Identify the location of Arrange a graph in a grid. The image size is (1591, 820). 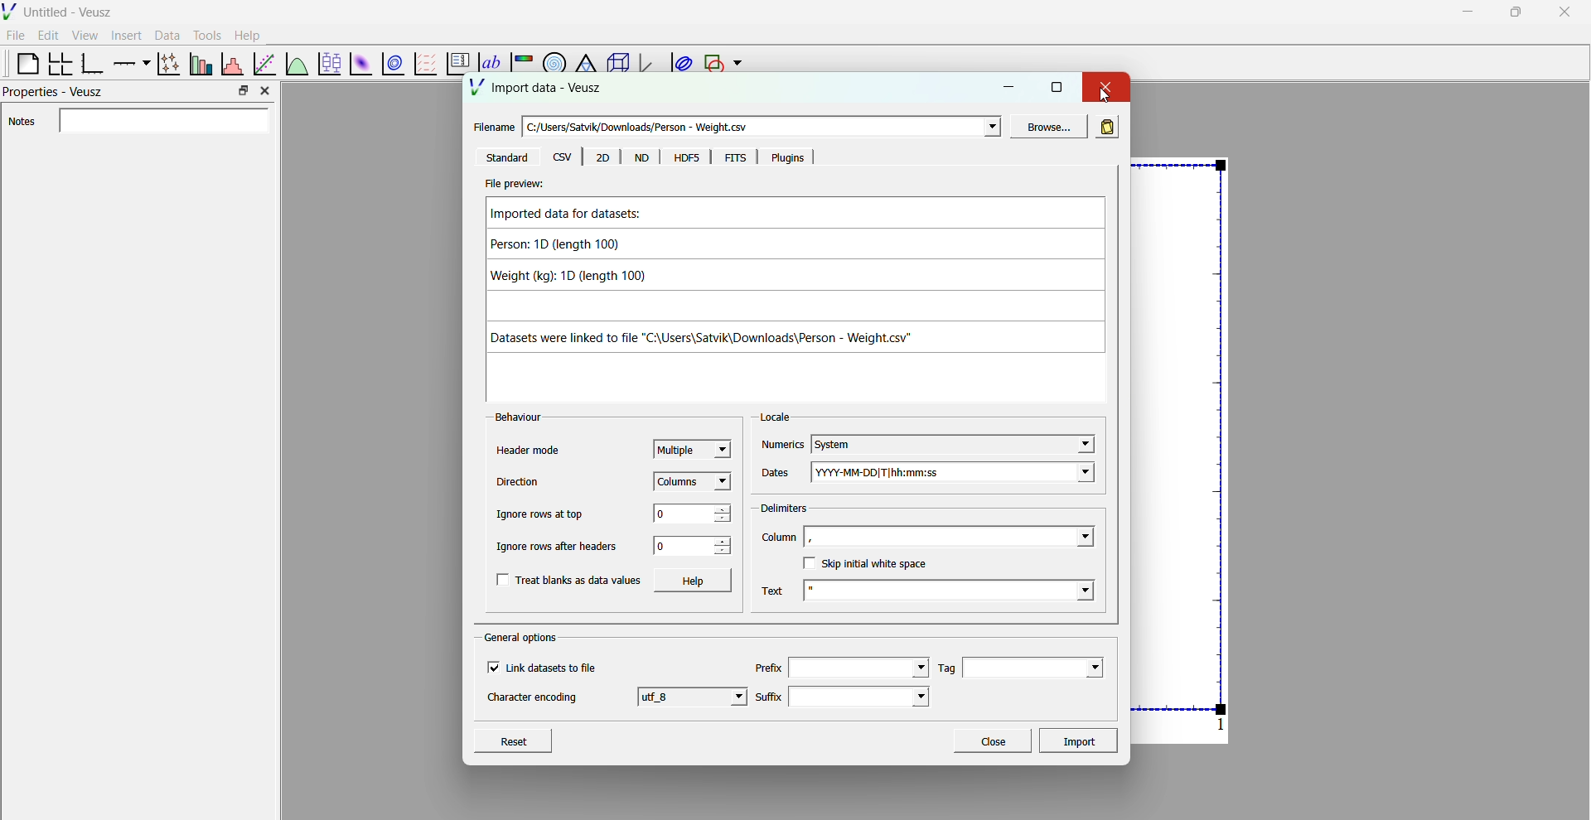
(59, 65).